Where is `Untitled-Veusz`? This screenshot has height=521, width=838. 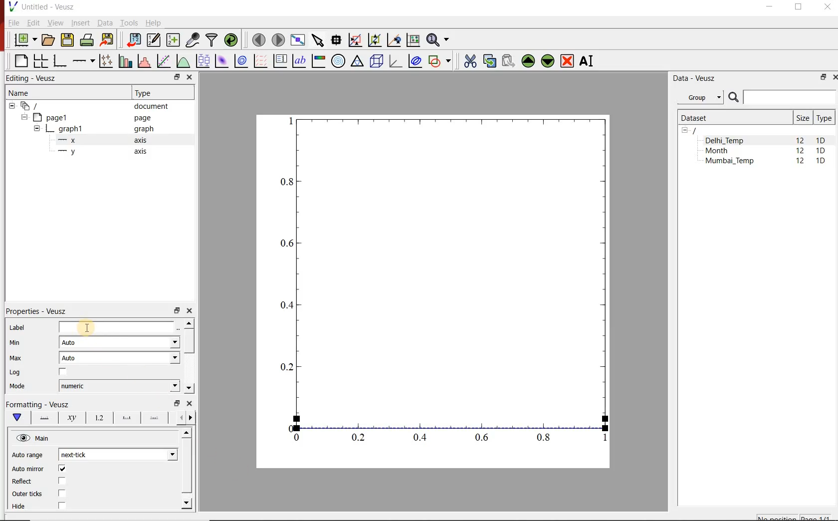
Untitled-Veusz is located at coordinates (44, 6).